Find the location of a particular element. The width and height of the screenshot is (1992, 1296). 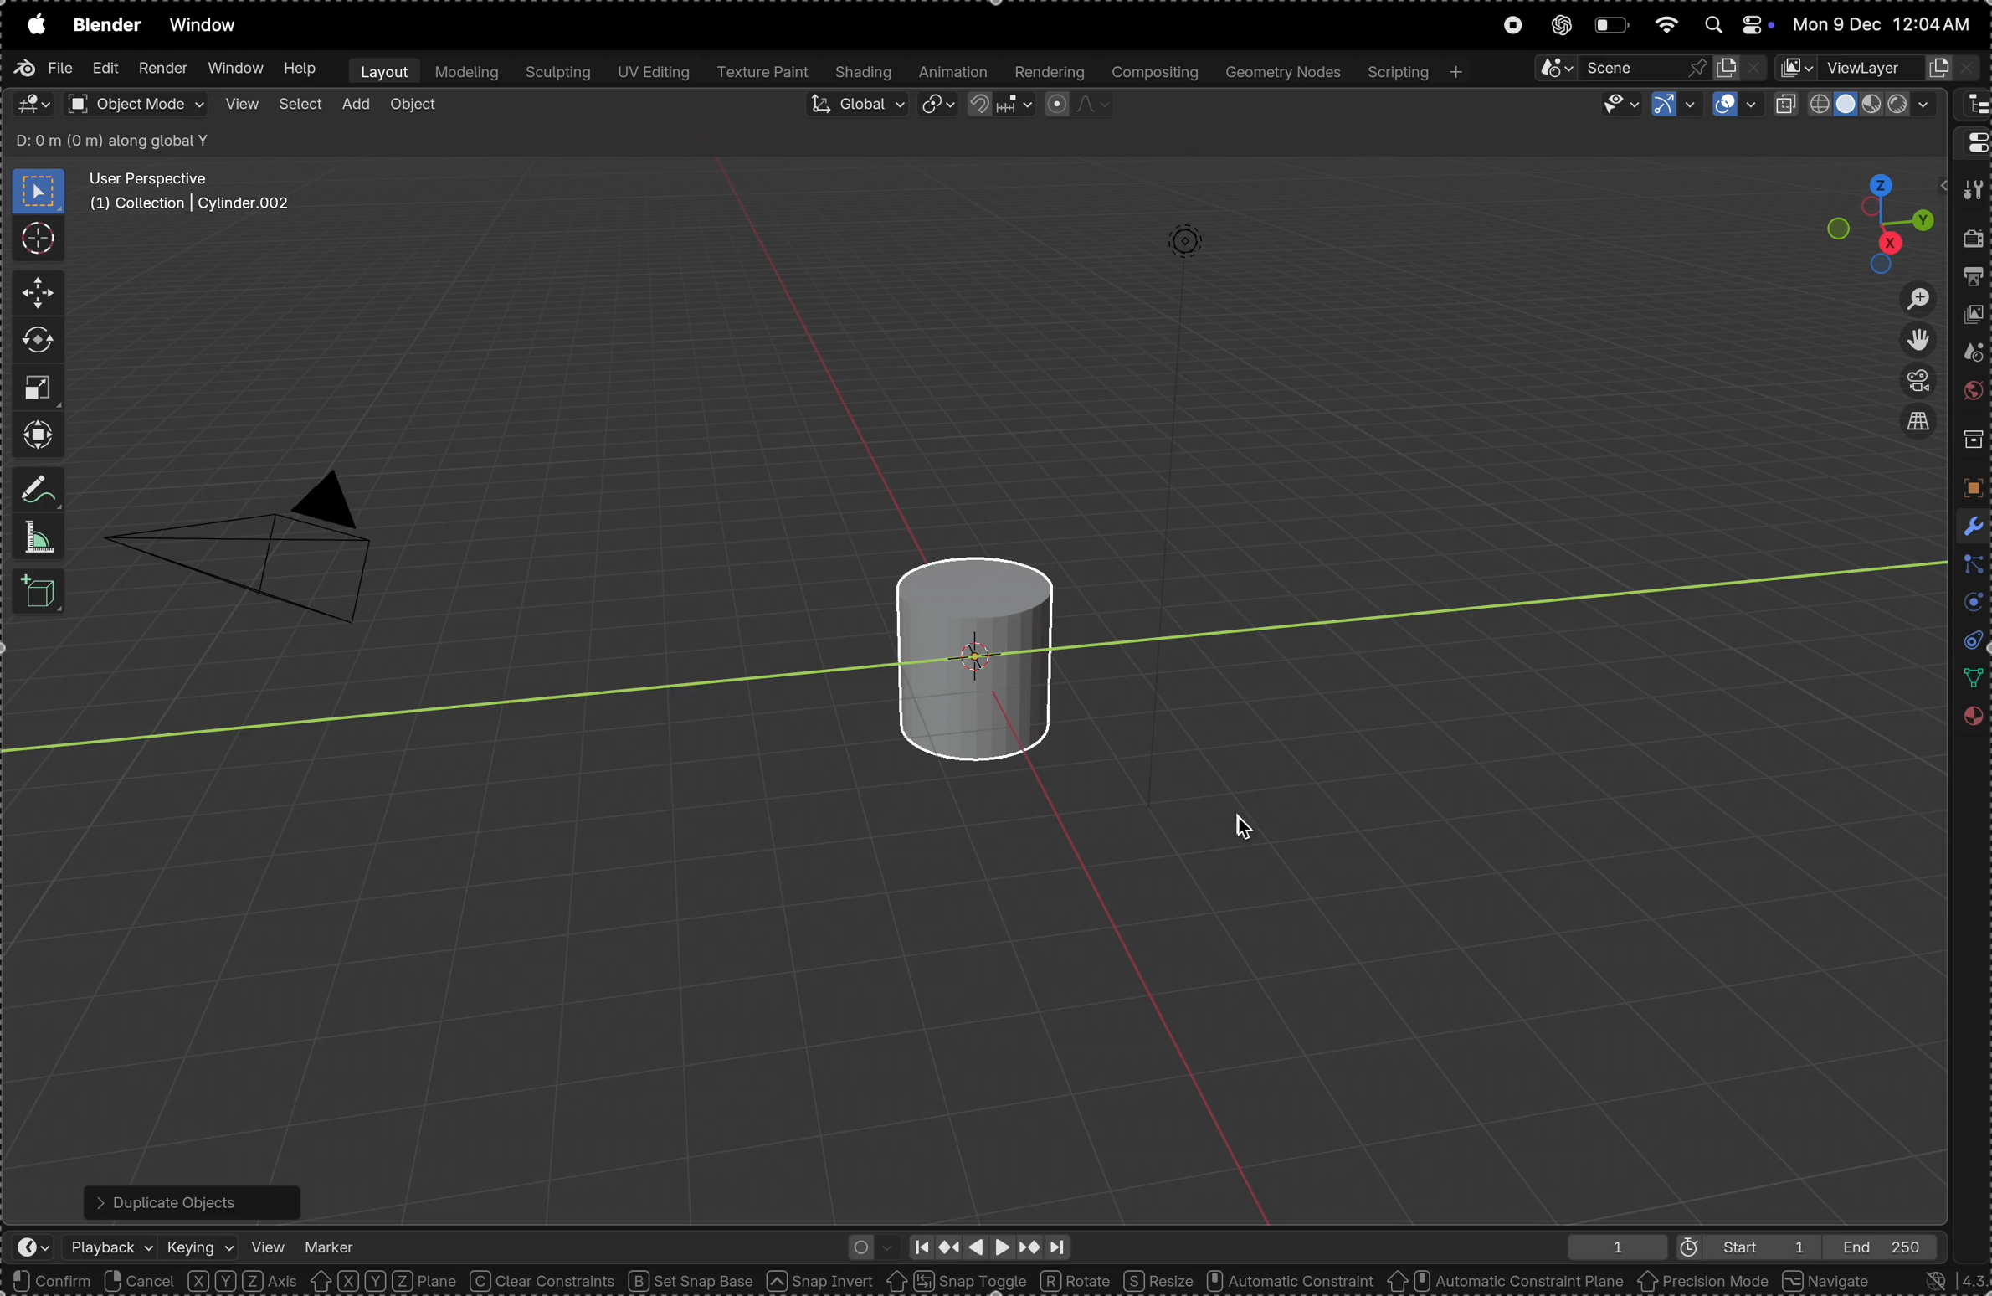

show overlays is located at coordinates (1735, 105).